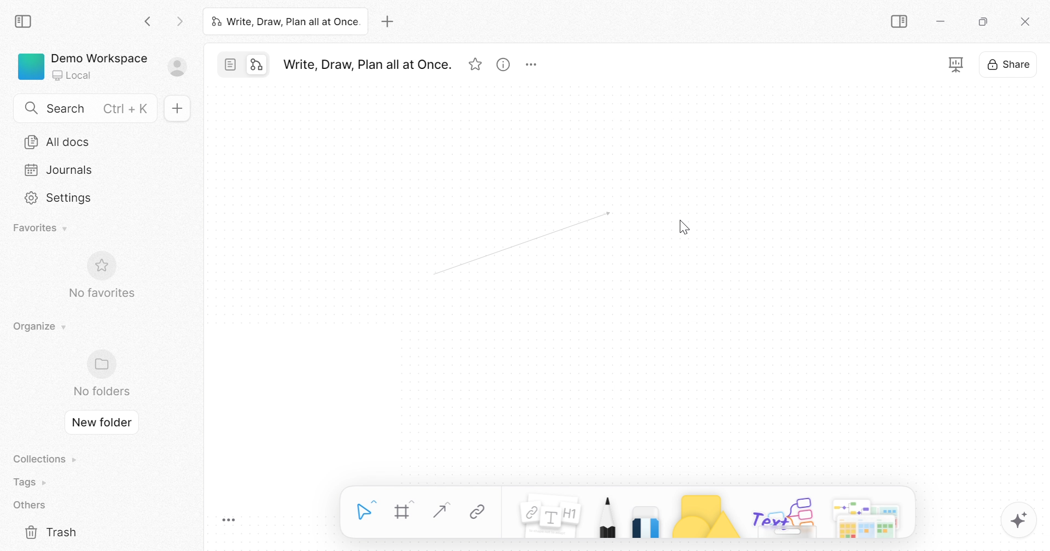 Image resolution: width=1050 pixels, height=551 pixels. Describe the element at coordinates (439, 511) in the screenshot. I see `Straight` at that location.